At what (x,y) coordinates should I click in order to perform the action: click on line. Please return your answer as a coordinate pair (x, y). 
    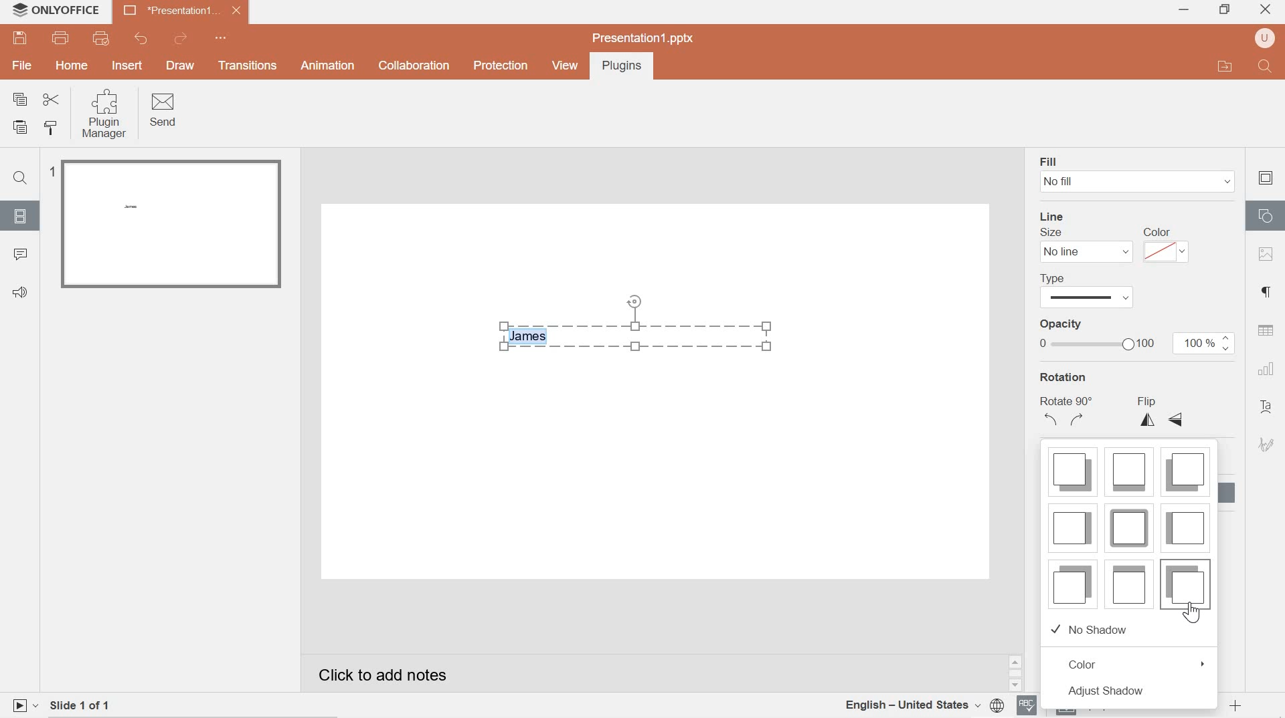
    Looking at the image, I should click on (1054, 217).